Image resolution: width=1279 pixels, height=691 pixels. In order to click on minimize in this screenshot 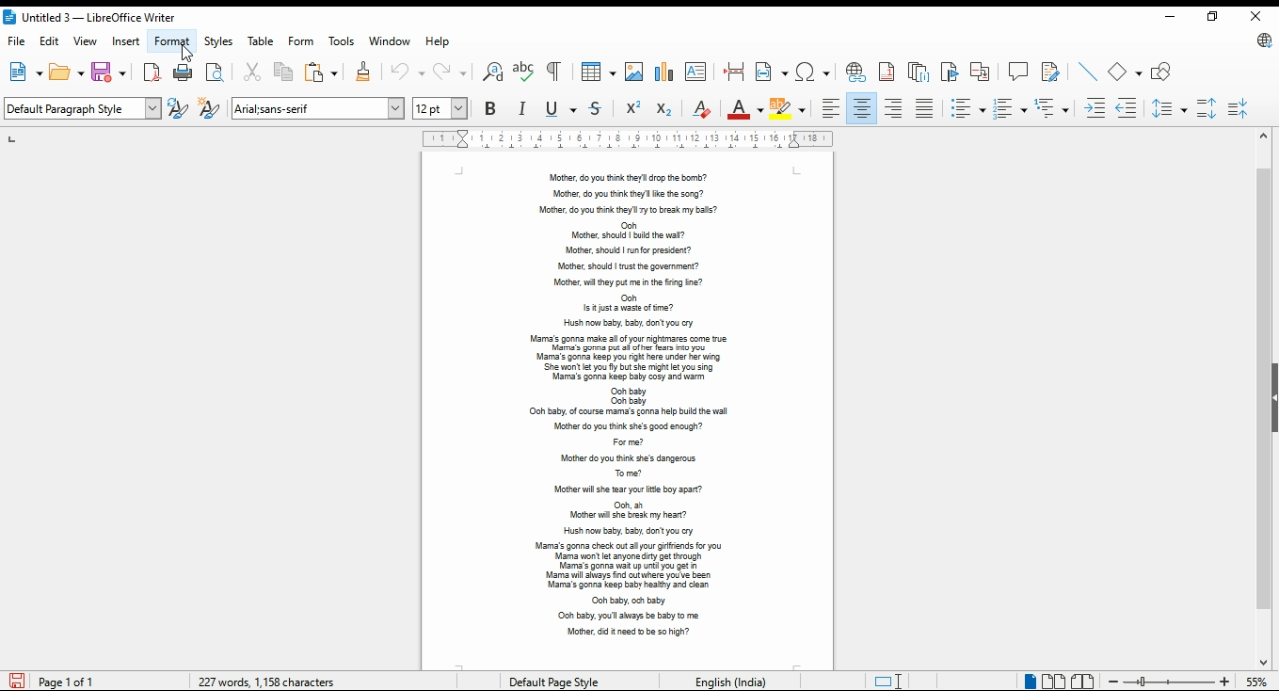, I will do `click(1172, 16)`.